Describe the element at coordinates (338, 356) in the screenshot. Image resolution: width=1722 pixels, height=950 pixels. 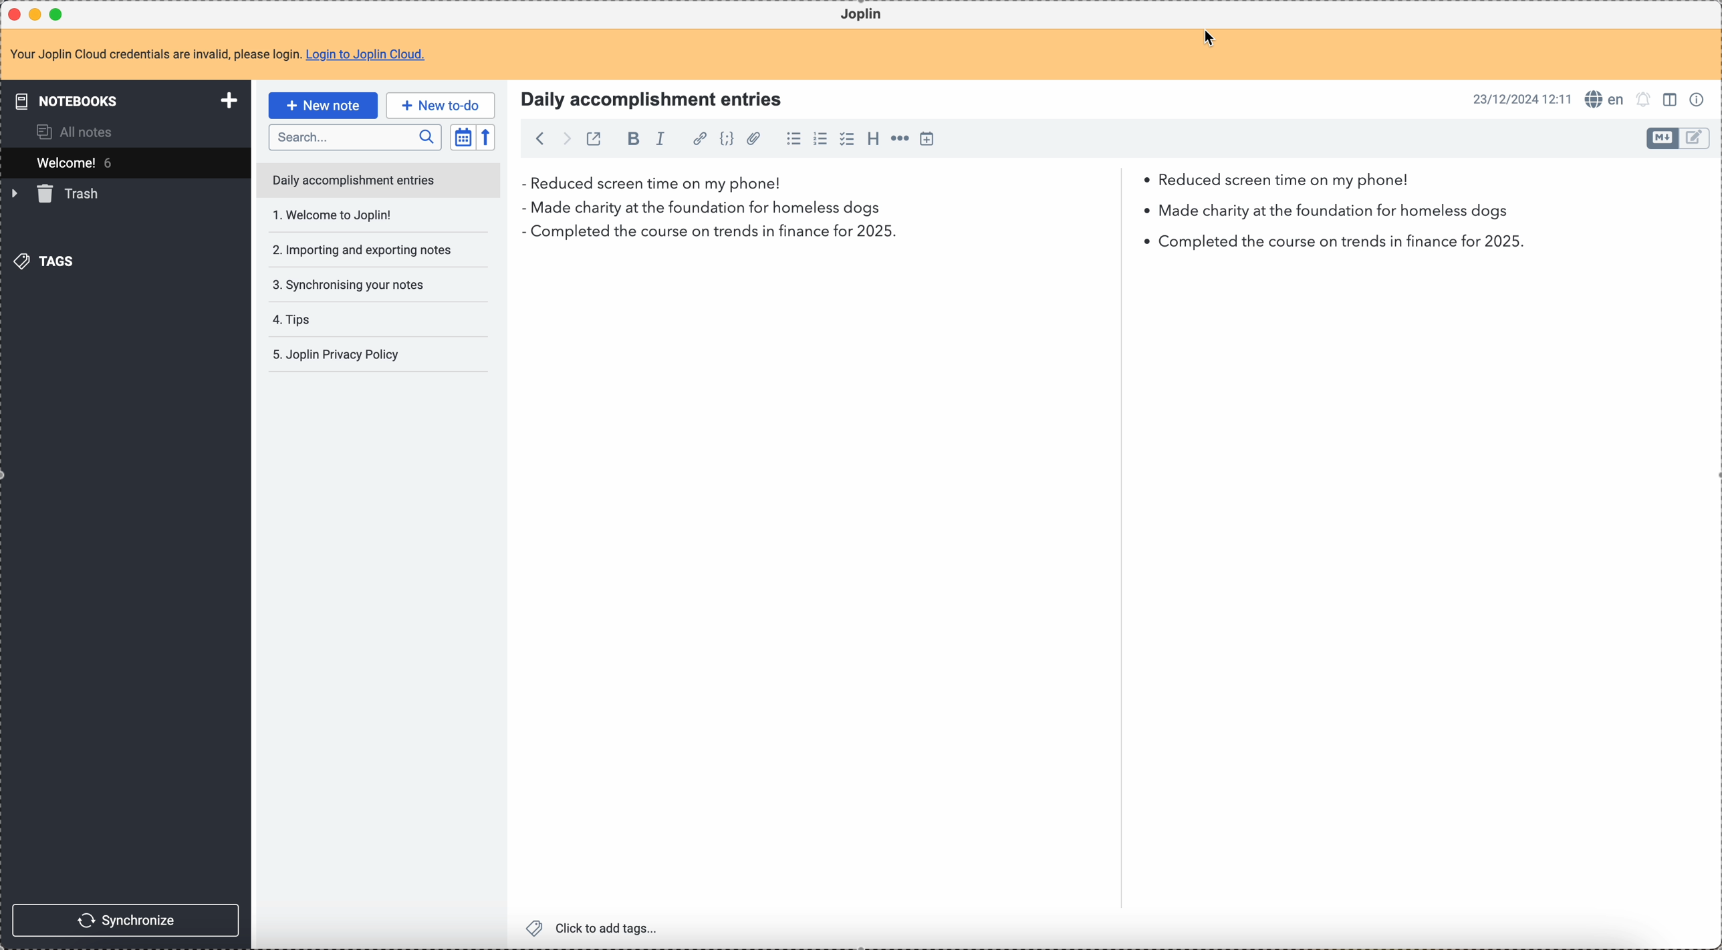
I see `5. Joplin privacy policy` at that location.